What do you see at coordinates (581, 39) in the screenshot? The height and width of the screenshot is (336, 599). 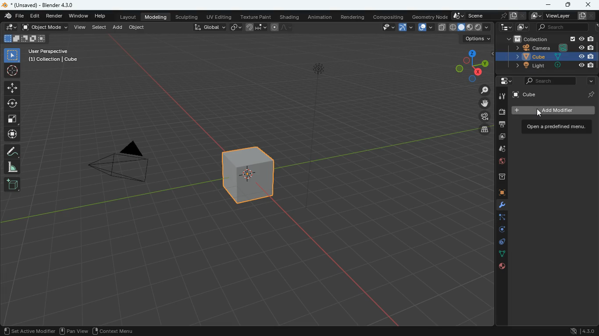 I see `` at bounding box center [581, 39].